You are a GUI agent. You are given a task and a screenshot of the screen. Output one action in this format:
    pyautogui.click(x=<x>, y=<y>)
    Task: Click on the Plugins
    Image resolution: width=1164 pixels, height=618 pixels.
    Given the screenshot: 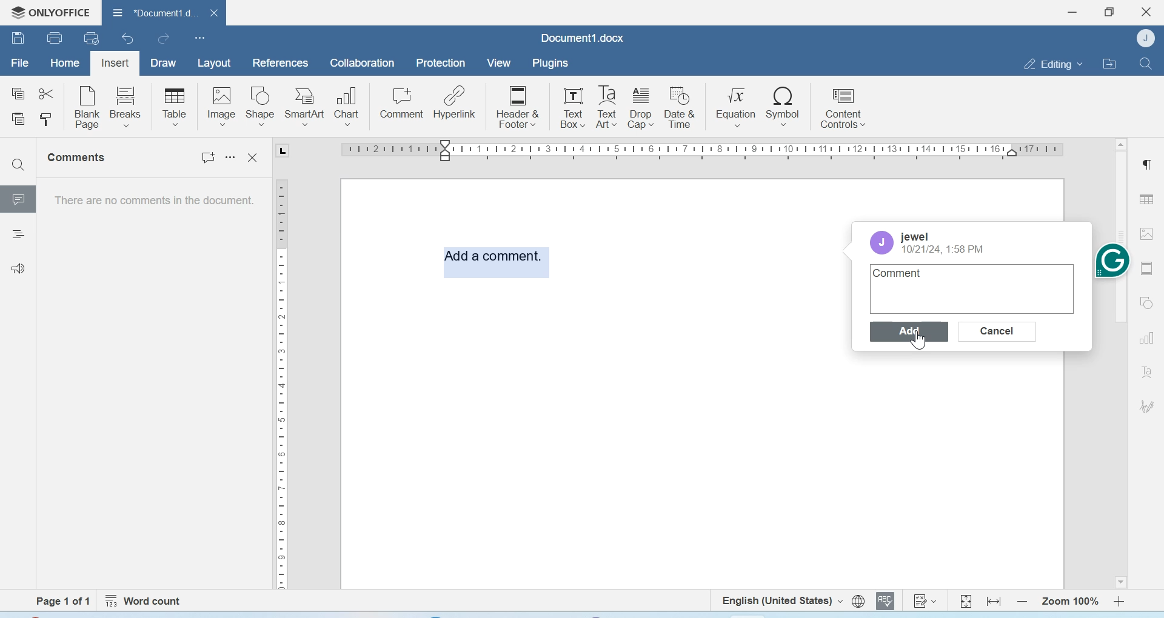 What is the action you would take?
    pyautogui.click(x=549, y=63)
    